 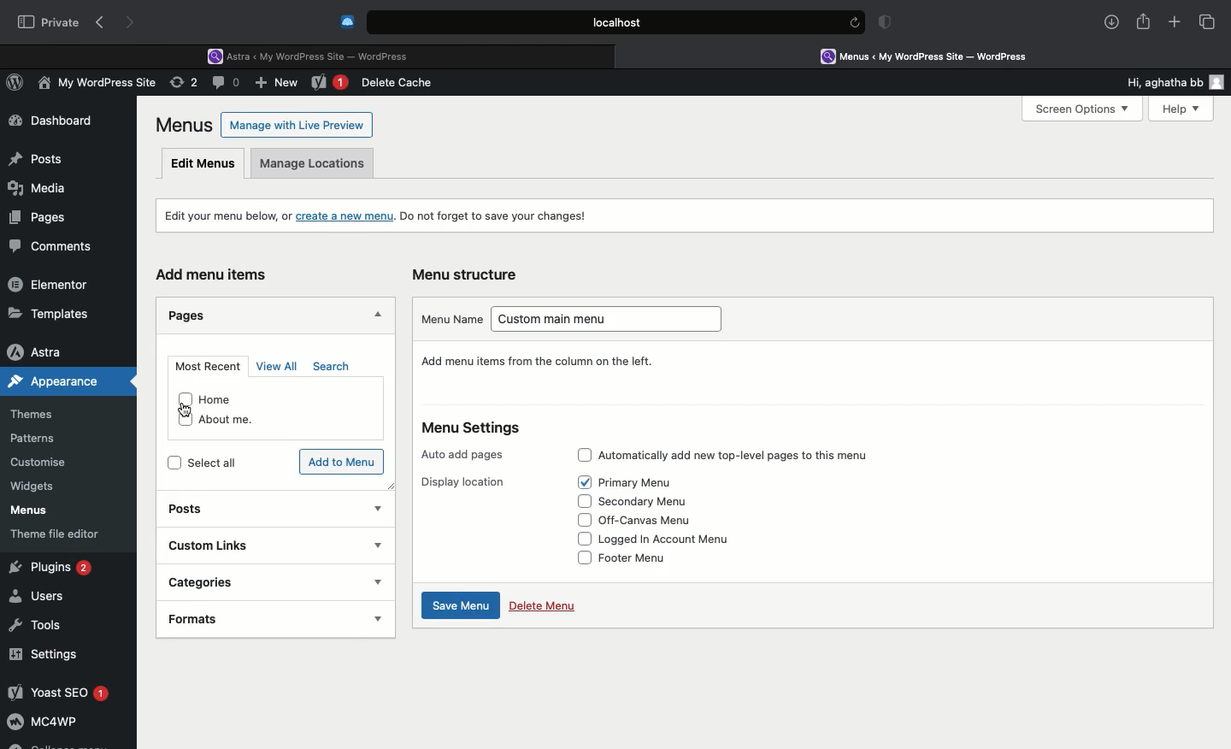 What do you see at coordinates (179, 398) in the screenshot?
I see `checkbox` at bounding box center [179, 398].